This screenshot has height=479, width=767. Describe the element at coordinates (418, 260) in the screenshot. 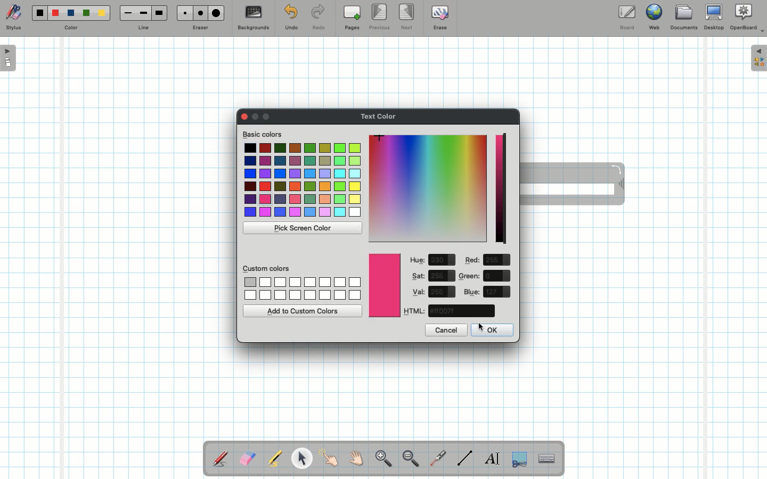

I see `Hue` at that location.